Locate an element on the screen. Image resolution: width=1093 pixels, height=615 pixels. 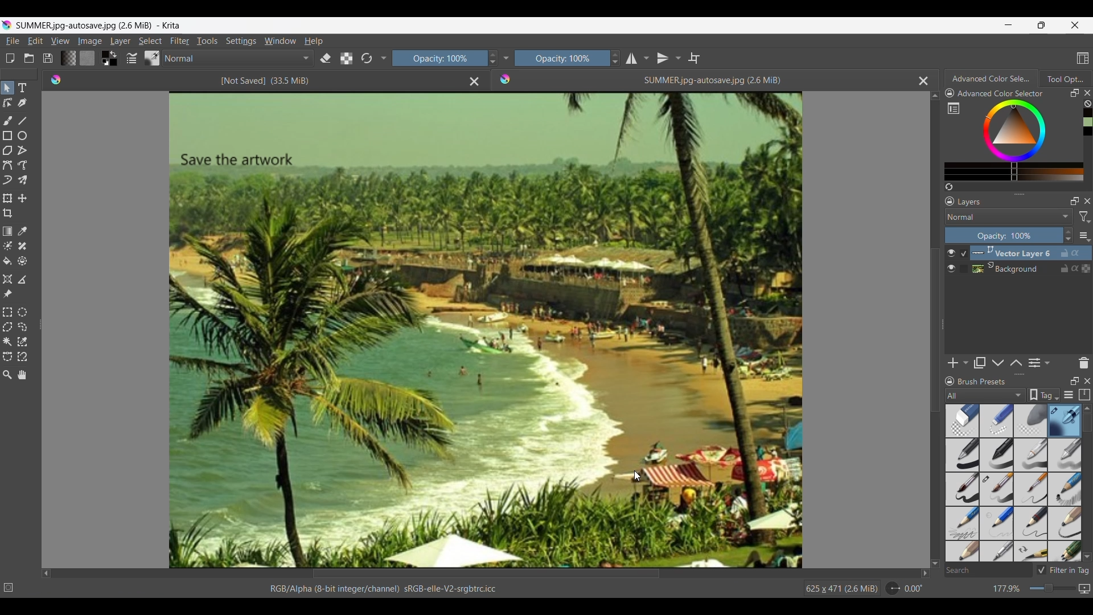
Select is located at coordinates (150, 41).